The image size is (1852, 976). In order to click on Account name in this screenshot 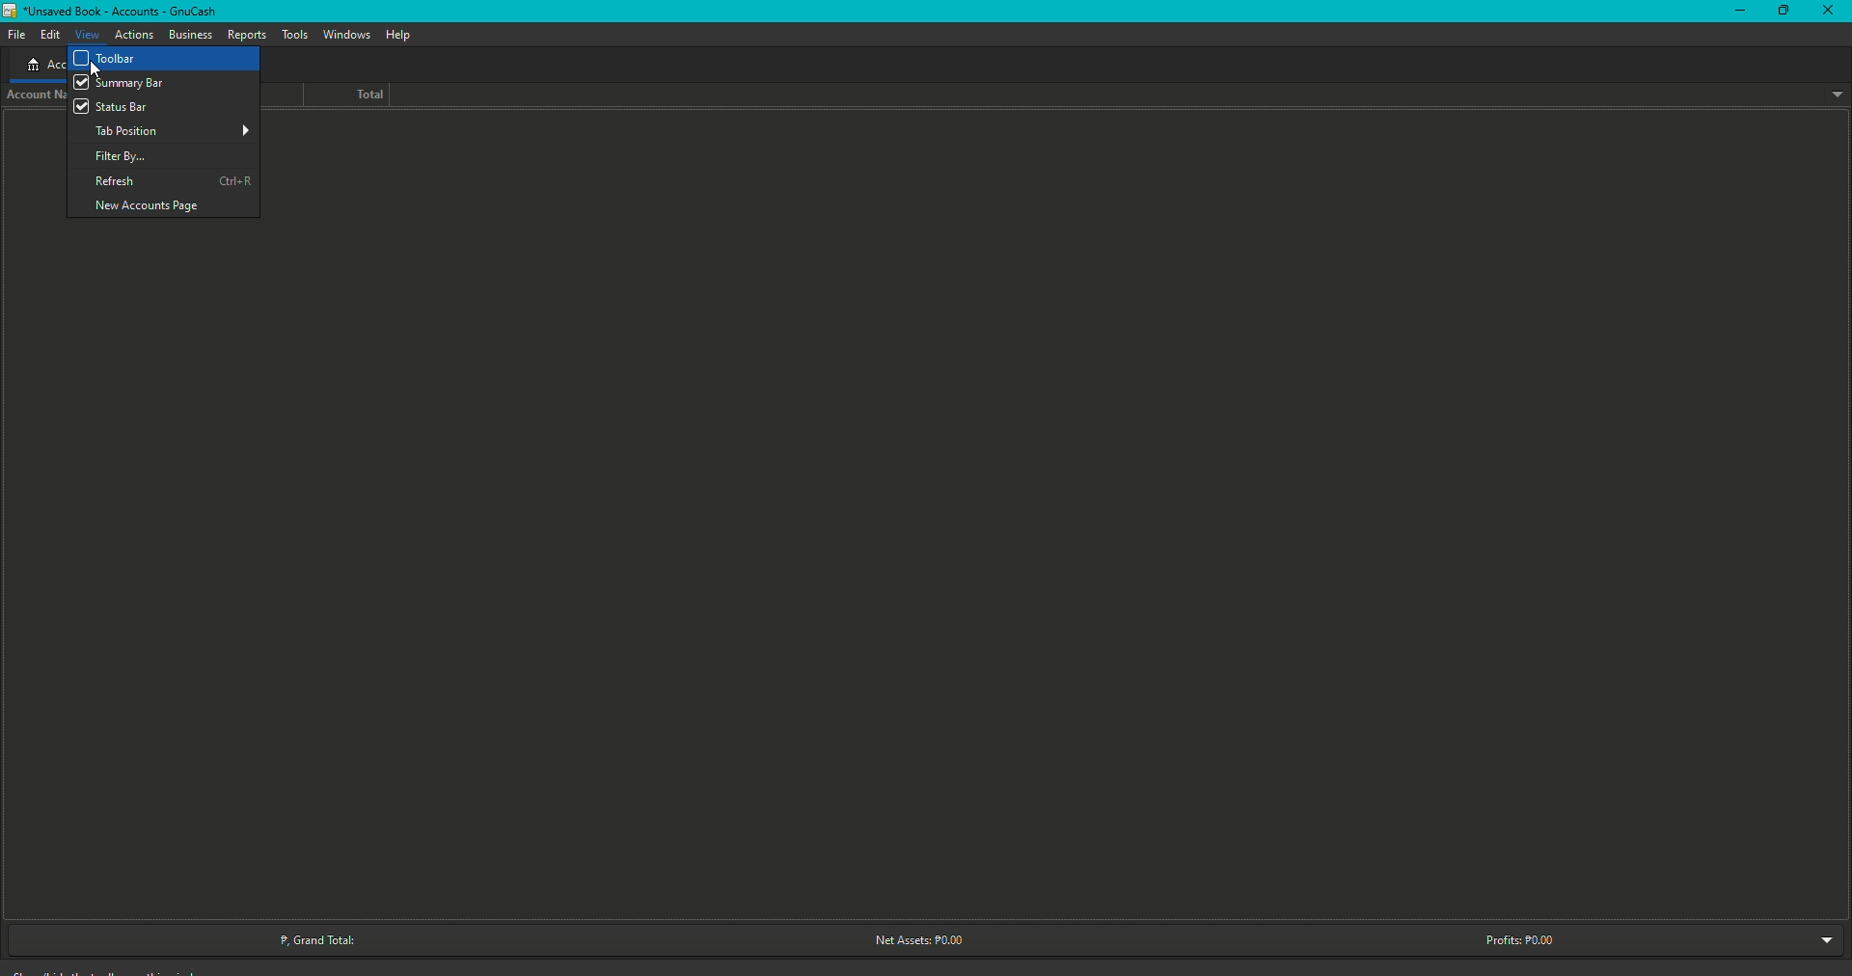, I will do `click(35, 97)`.